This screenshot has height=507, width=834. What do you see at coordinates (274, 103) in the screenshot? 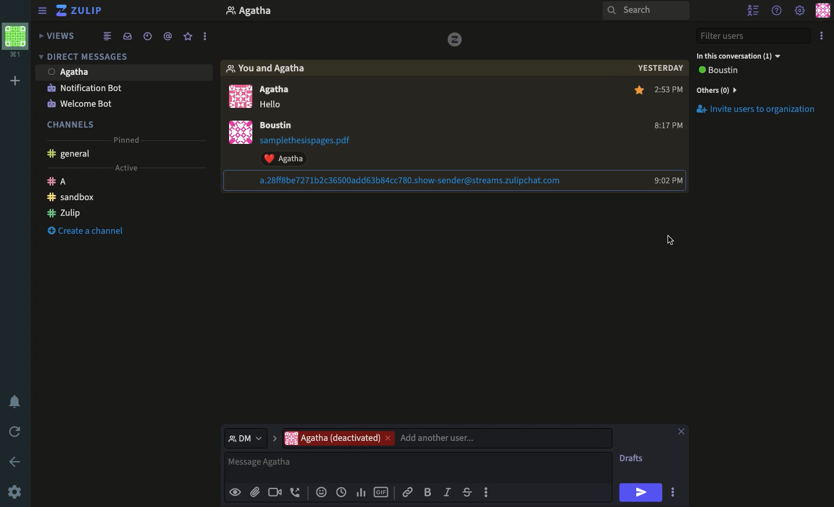
I see `Text` at bounding box center [274, 103].